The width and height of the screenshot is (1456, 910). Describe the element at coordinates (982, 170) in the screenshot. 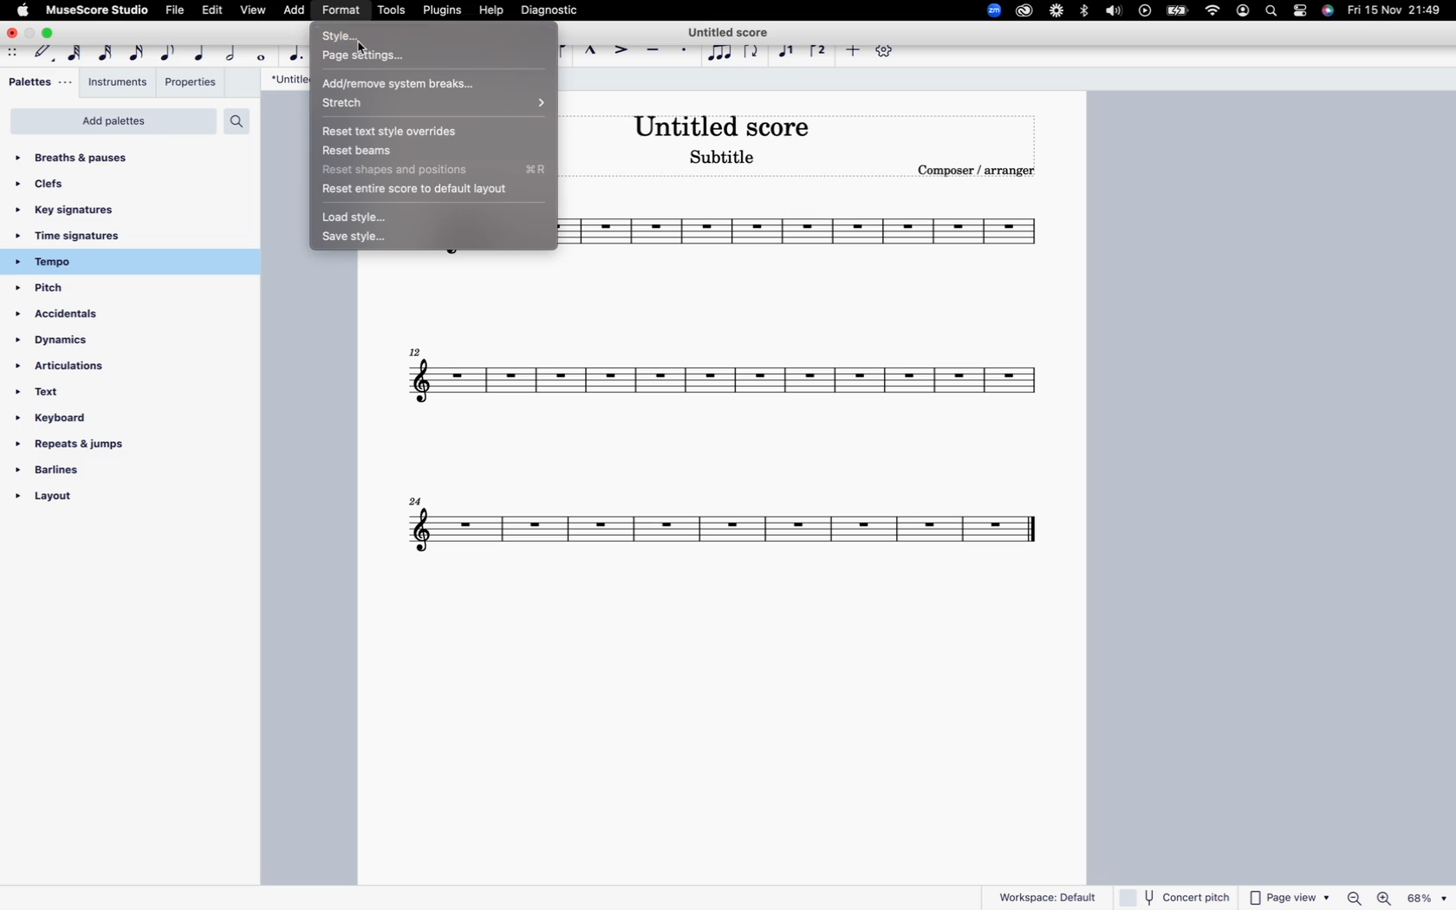

I see `composer / arranger` at that location.